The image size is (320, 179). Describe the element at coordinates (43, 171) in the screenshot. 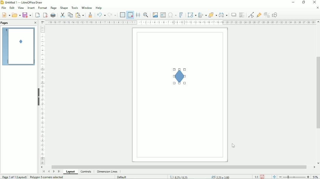

I see `Scroll to first page` at that location.